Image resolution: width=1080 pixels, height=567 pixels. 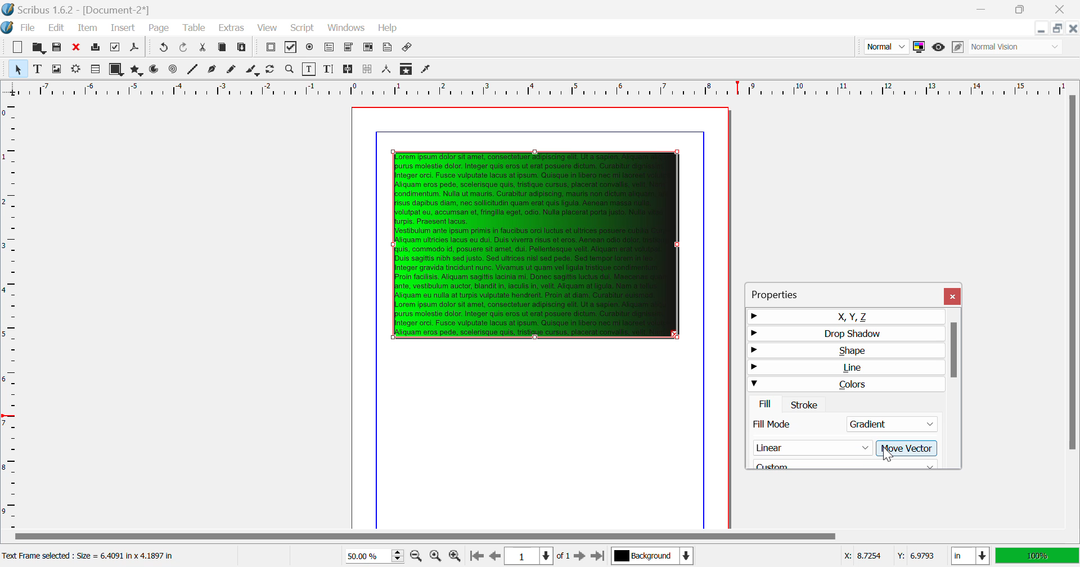 I want to click on Link Annotation, so click(x=408, y=48).